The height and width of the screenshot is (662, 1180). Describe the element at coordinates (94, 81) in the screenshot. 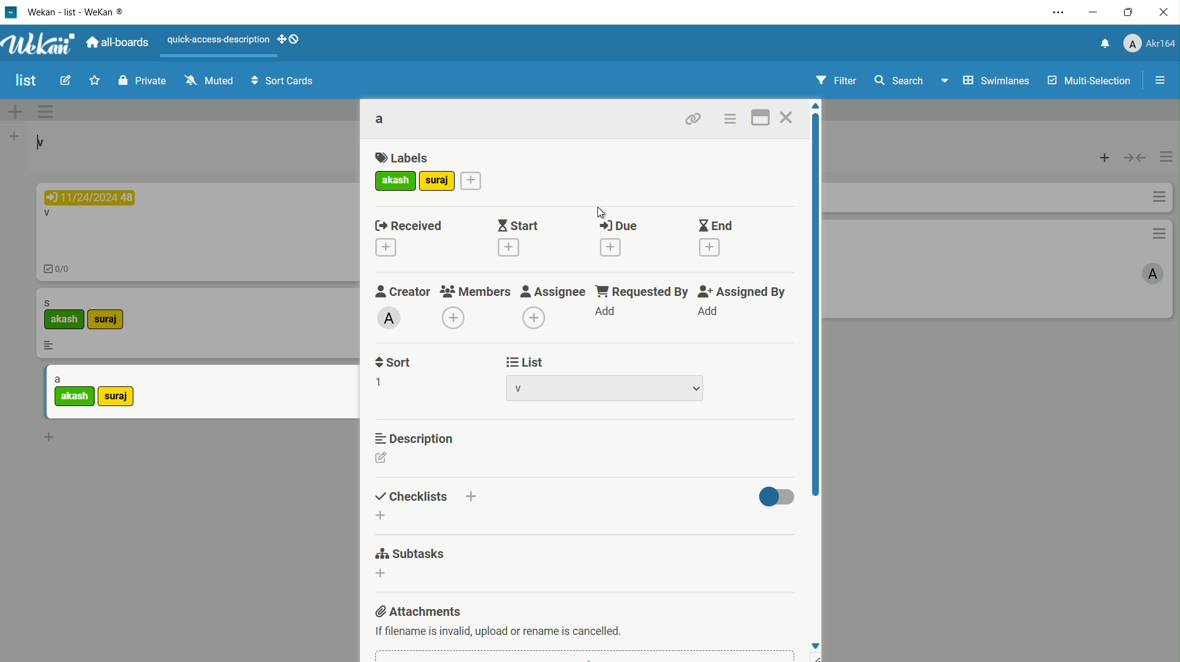

I see `star` at that location.